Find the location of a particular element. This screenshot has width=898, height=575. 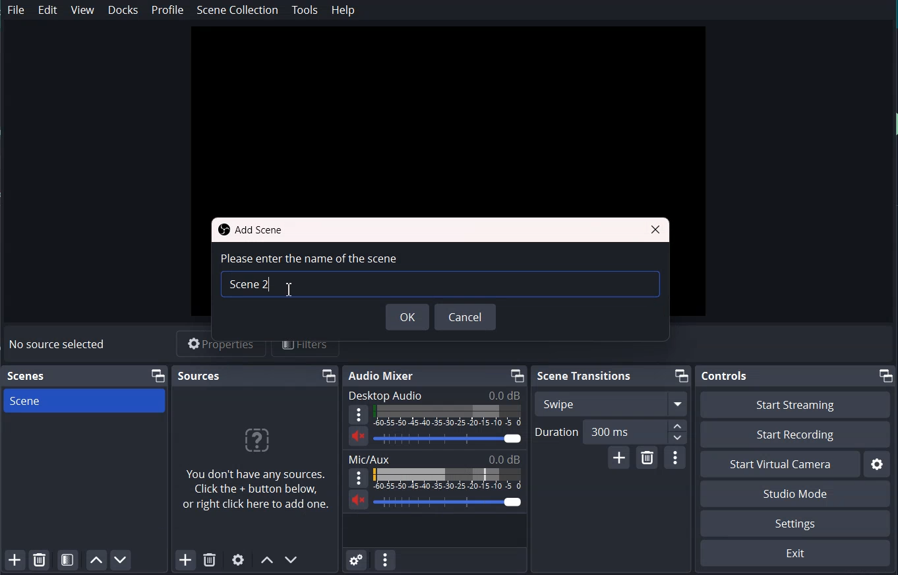

Studio Mode is located at coordinates (796, 493).